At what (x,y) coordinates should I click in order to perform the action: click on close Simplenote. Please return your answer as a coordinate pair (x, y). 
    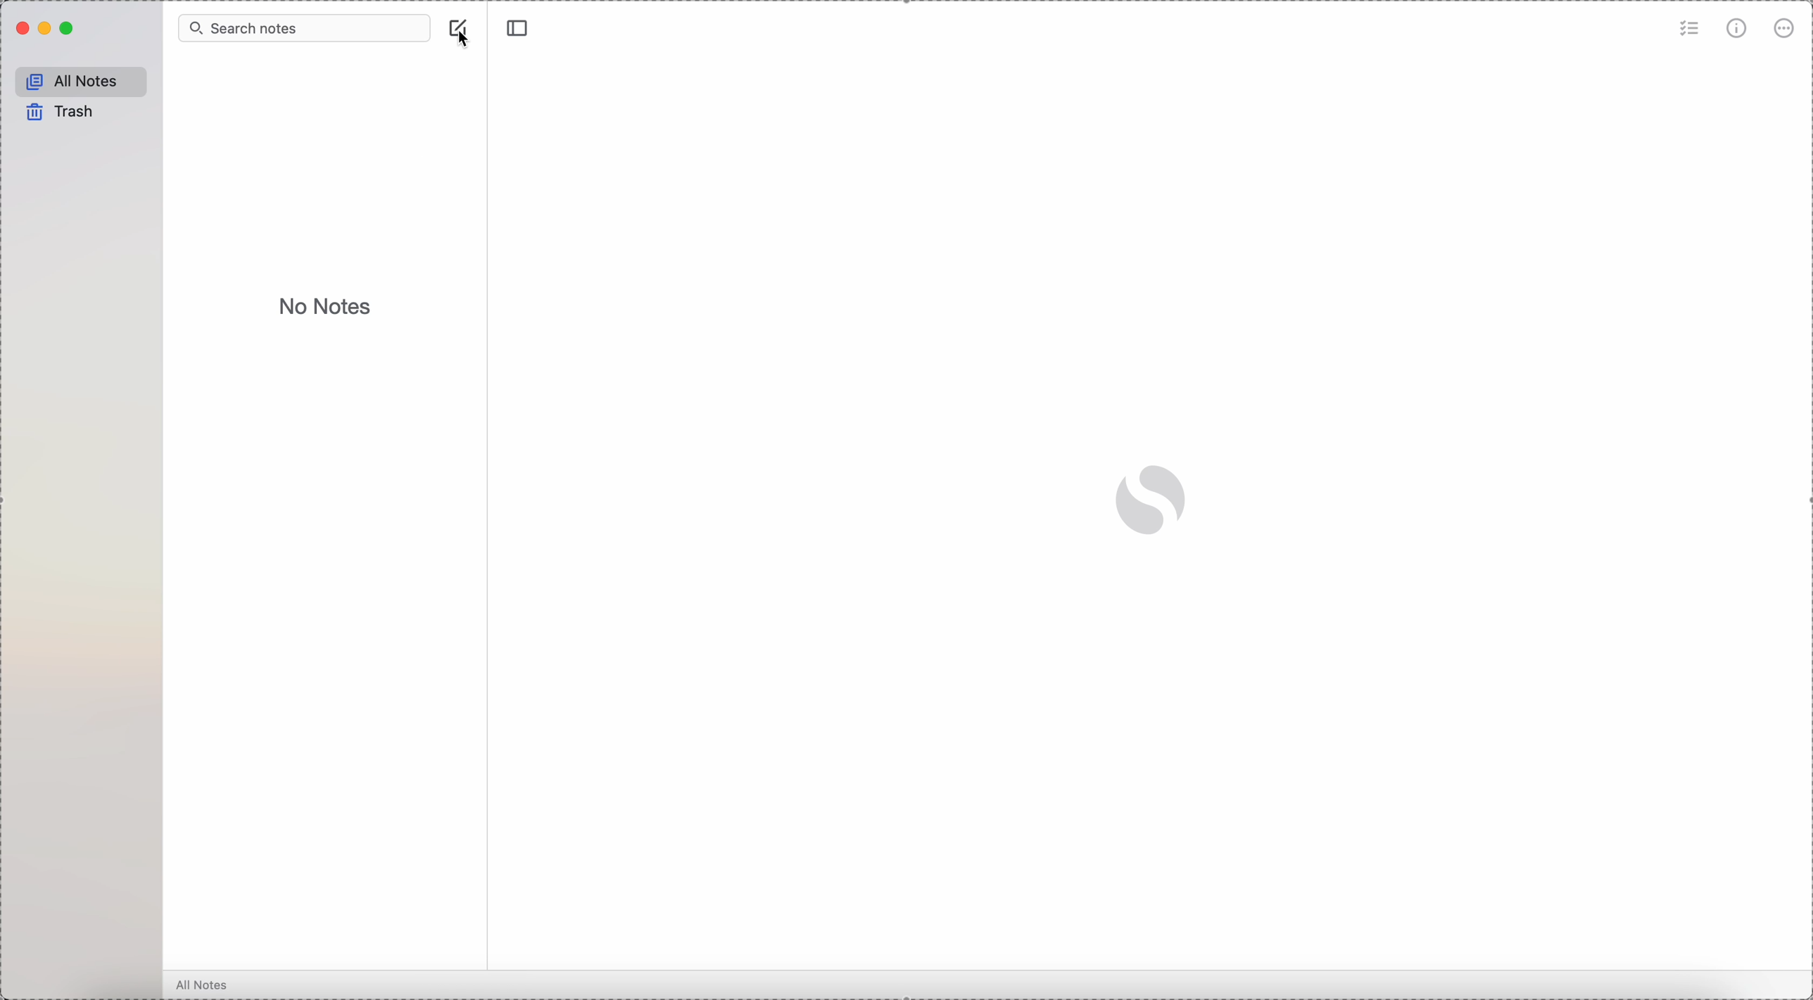
    Looking at the image, I should click on (22, 29).